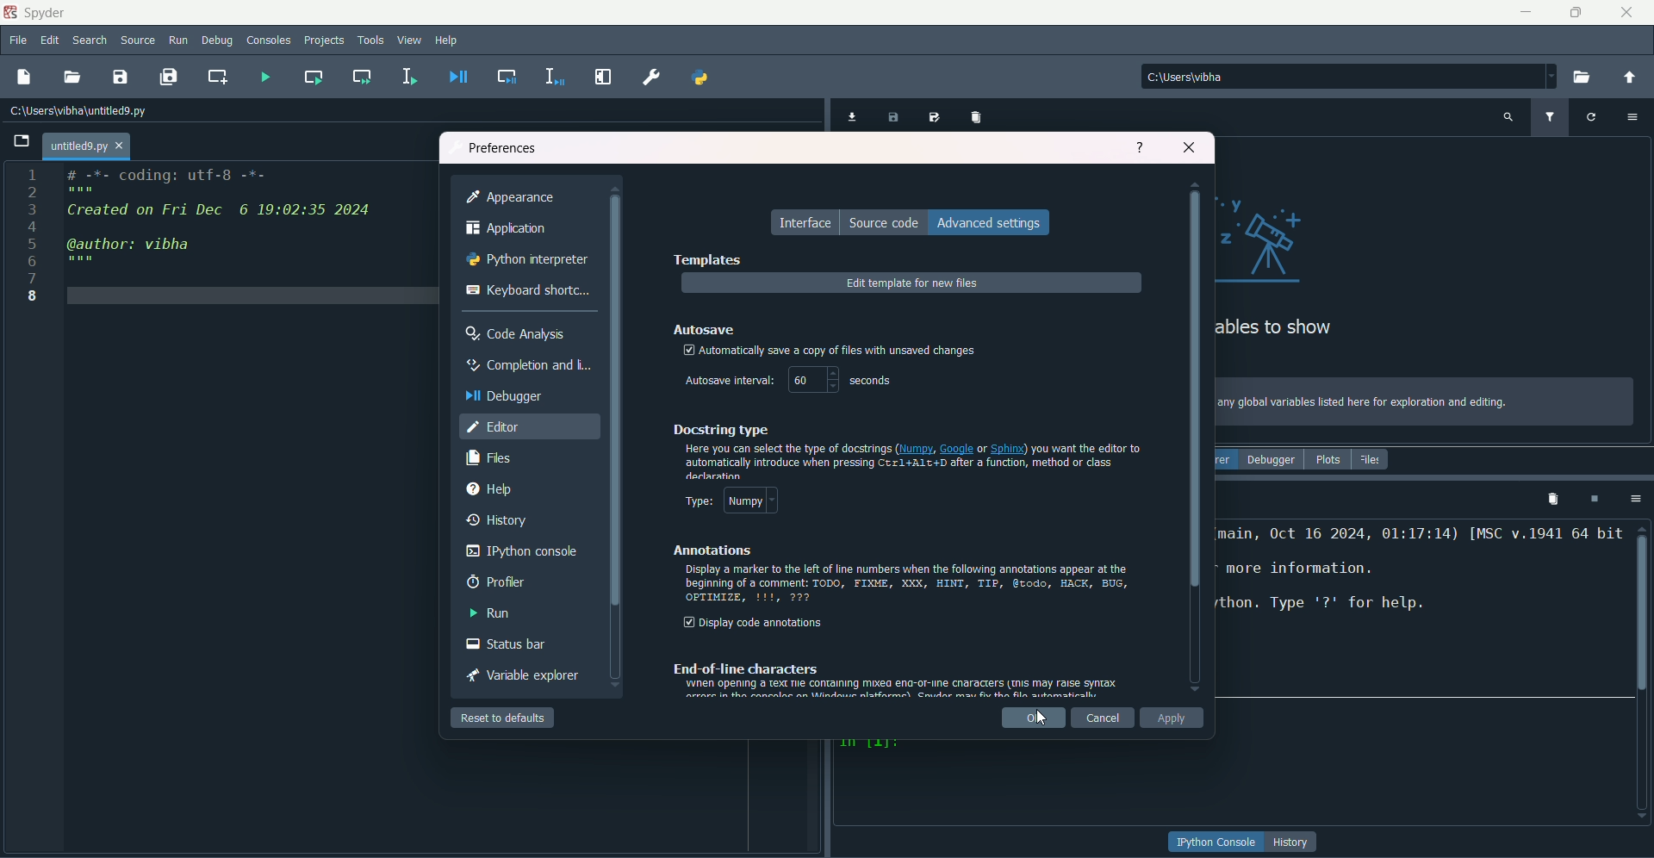 The image size is (1654, 858). Describe the element at coordinates (913, 284) in the screenshot. I see `edit templates` at that location.